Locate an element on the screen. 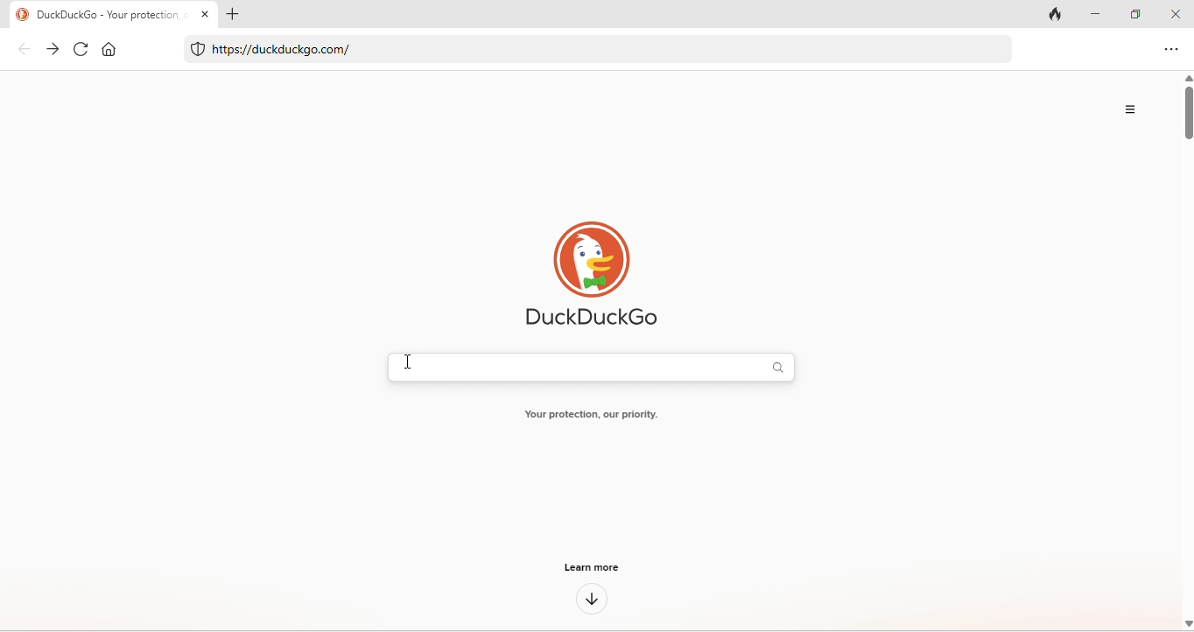  close is located at coordinates (1177, 11).